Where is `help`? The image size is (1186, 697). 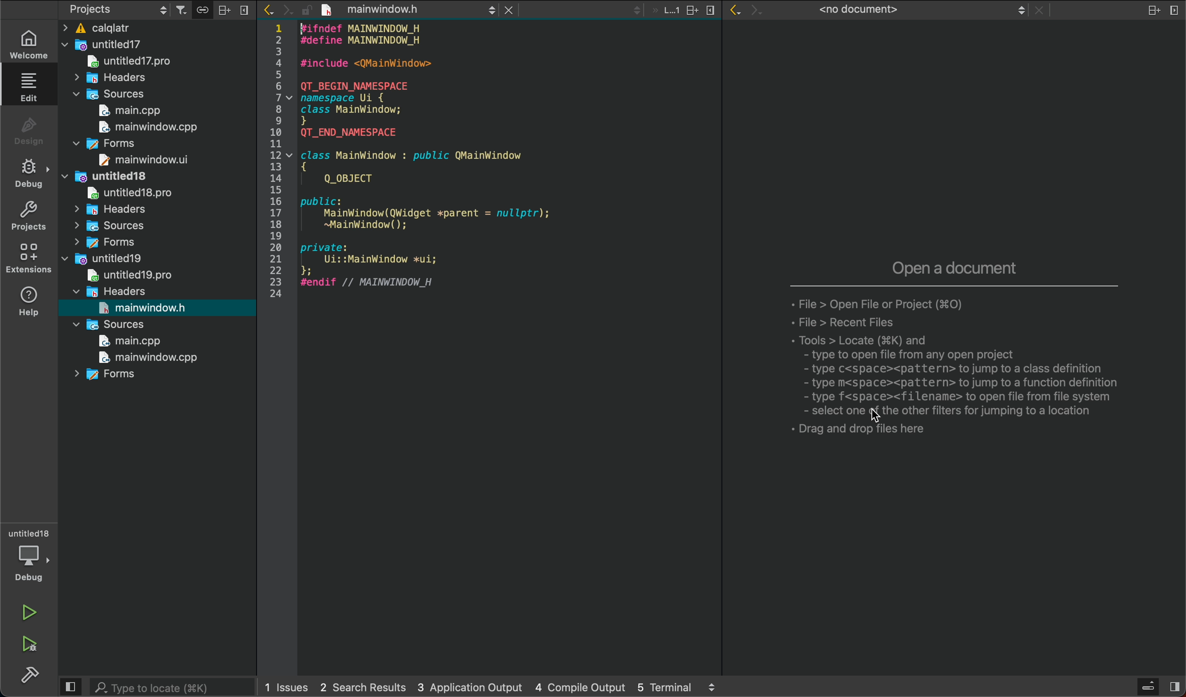
help is located at coordinates (29, 300).